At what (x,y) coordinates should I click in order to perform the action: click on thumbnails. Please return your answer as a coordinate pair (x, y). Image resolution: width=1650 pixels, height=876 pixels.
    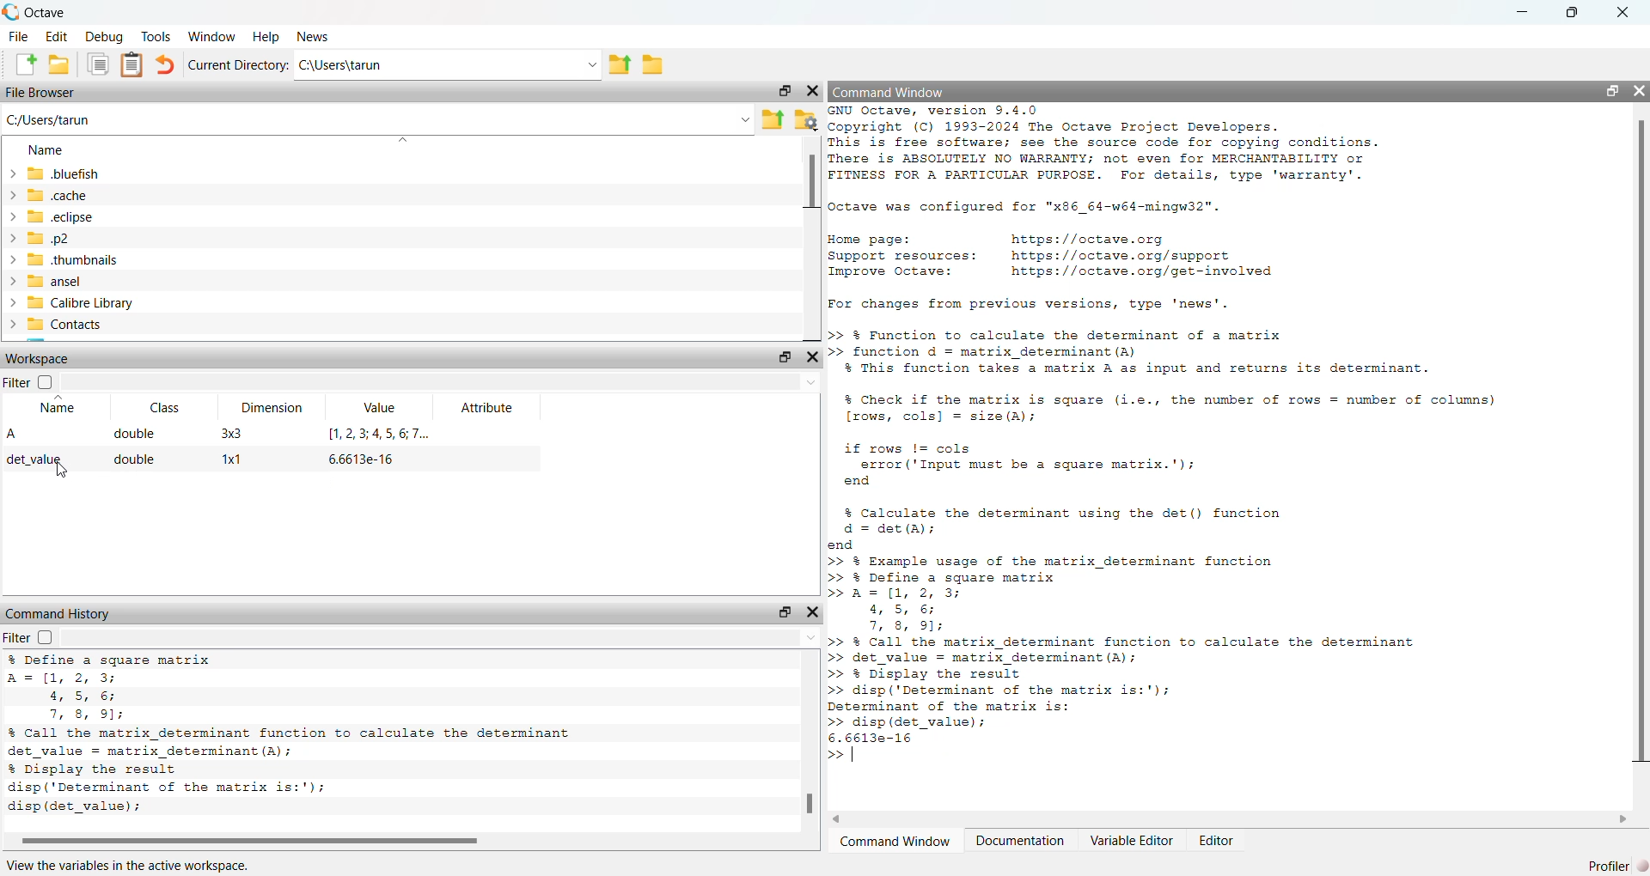
    Looking at the image, I should click on (66, 259).